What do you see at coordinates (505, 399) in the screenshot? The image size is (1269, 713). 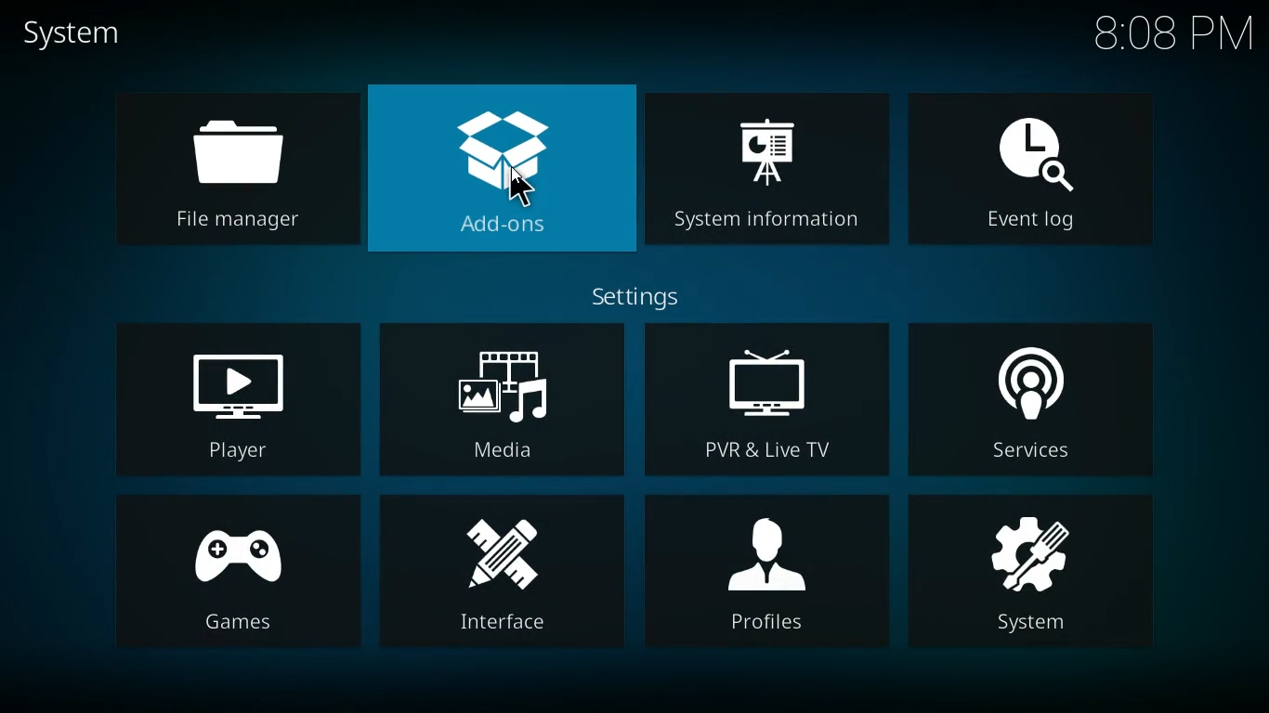 I see `media` at bounding box center [505, 399].